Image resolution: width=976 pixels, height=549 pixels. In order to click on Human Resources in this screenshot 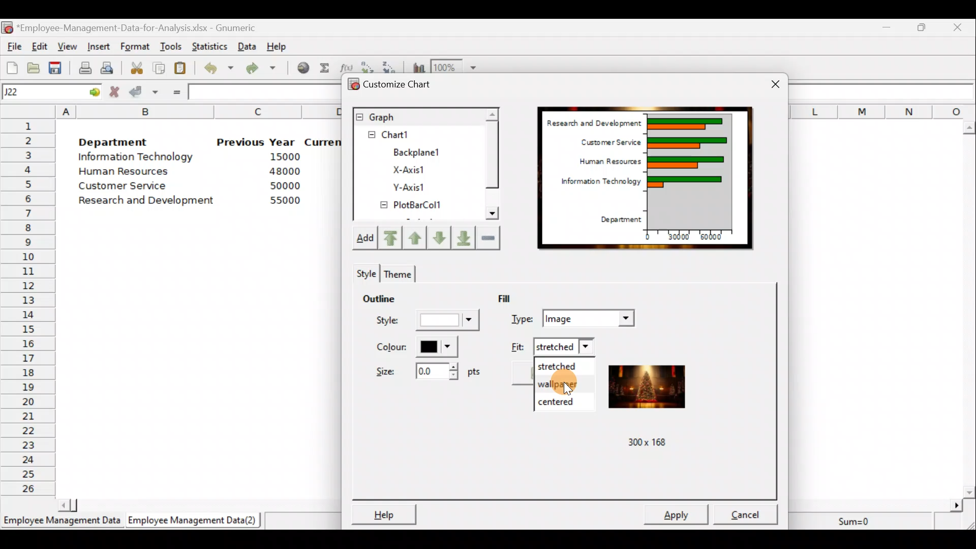, I will do `click(603, 162)`.